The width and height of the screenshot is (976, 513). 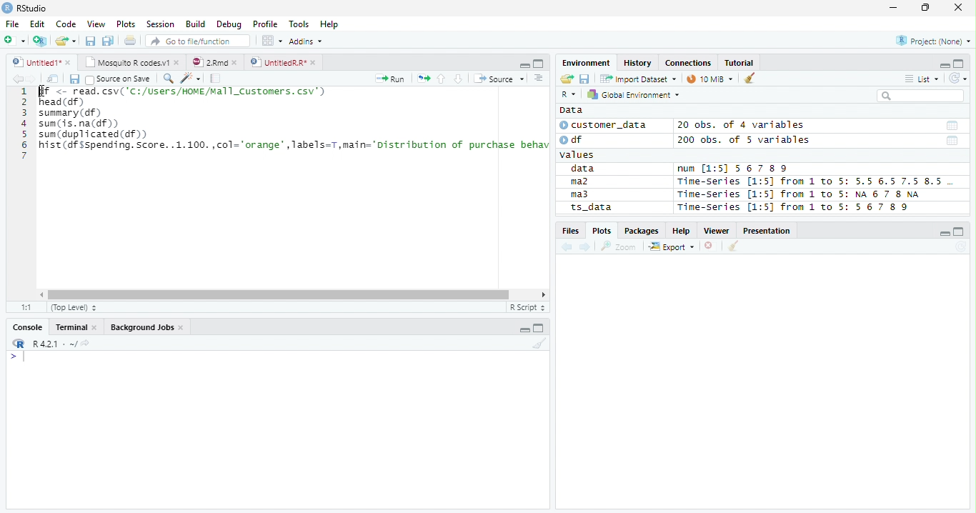 I want to click on ts_data, so click(x=611, y=209).